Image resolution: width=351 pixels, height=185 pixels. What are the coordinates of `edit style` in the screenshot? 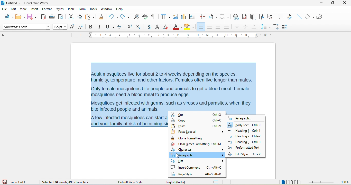 It's located at (238, 154).